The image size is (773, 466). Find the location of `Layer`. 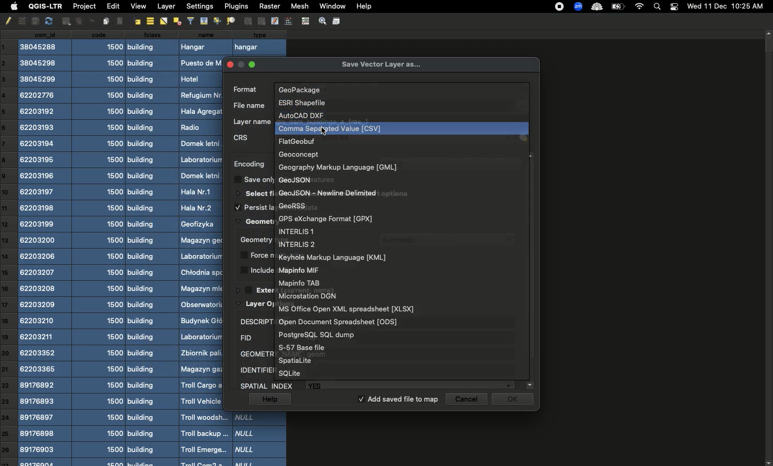

Layer is located at coordinates (166, 6).